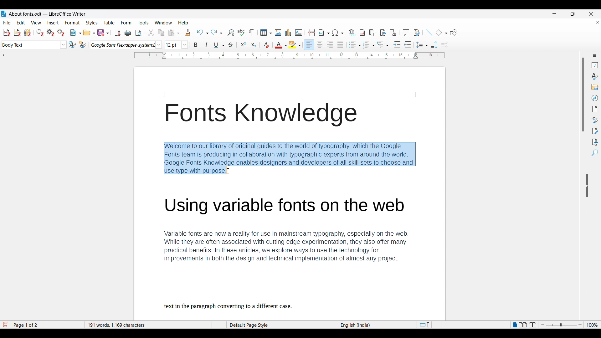 This screenshot has height=338, width=601. I want to click on Show track changes functions, so click(417, 33).